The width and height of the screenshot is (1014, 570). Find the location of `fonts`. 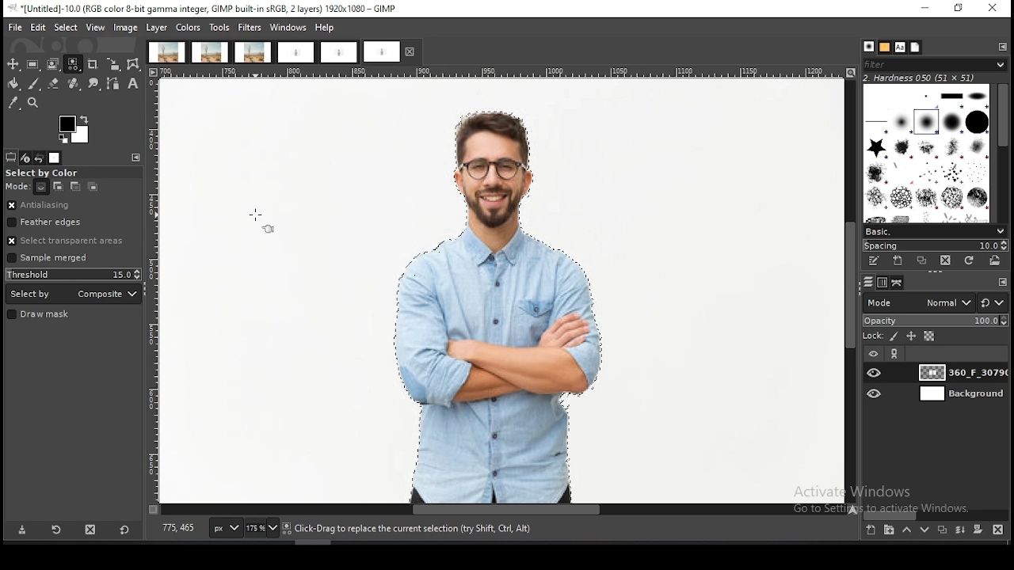

fonts is located at coordinates (900, 47).